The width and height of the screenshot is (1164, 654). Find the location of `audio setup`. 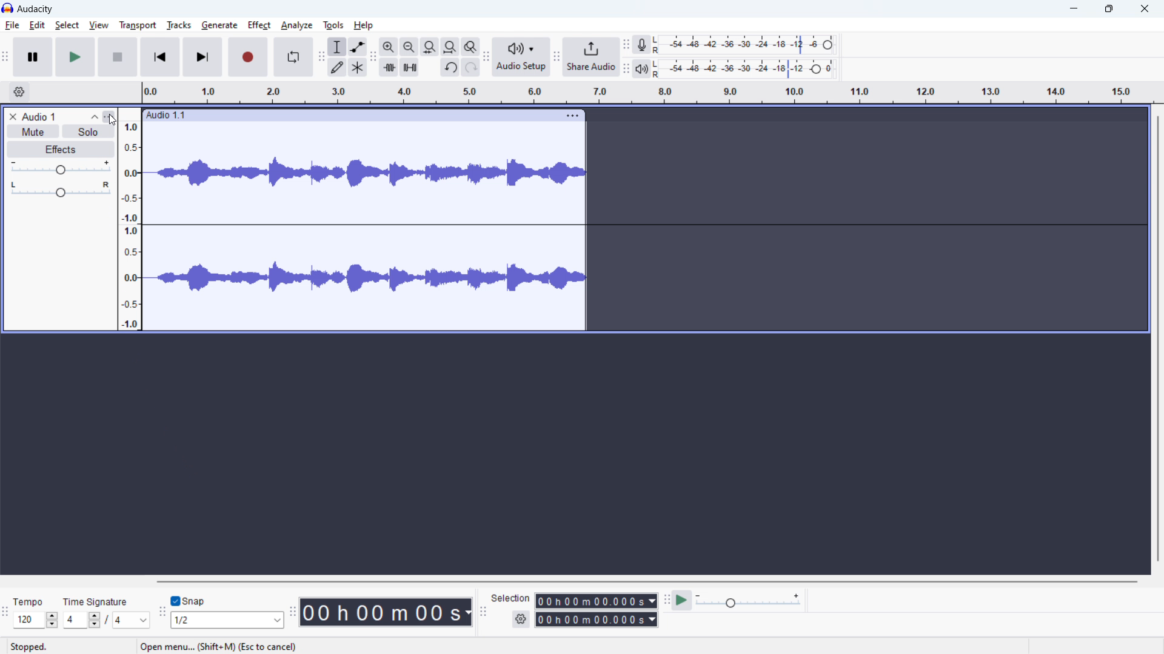

audio setup is located at coordinates (521, 58).